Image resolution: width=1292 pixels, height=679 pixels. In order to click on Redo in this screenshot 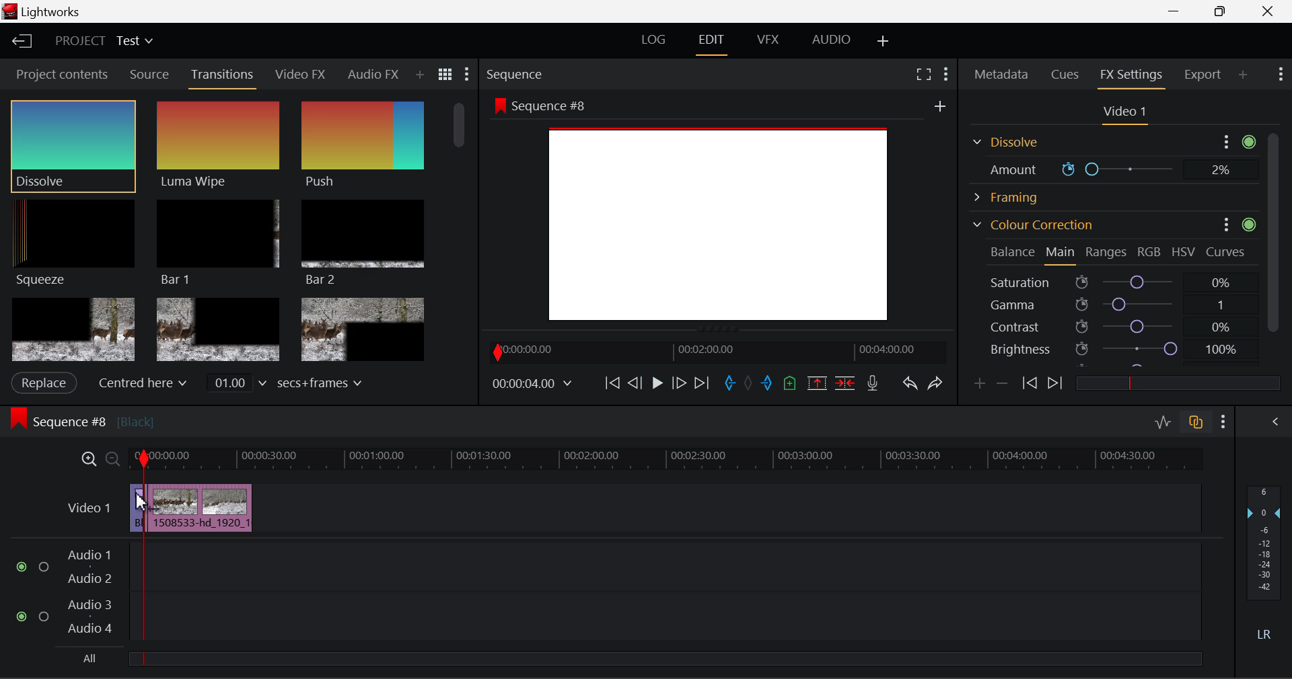, I will do `click(935, 383)`.